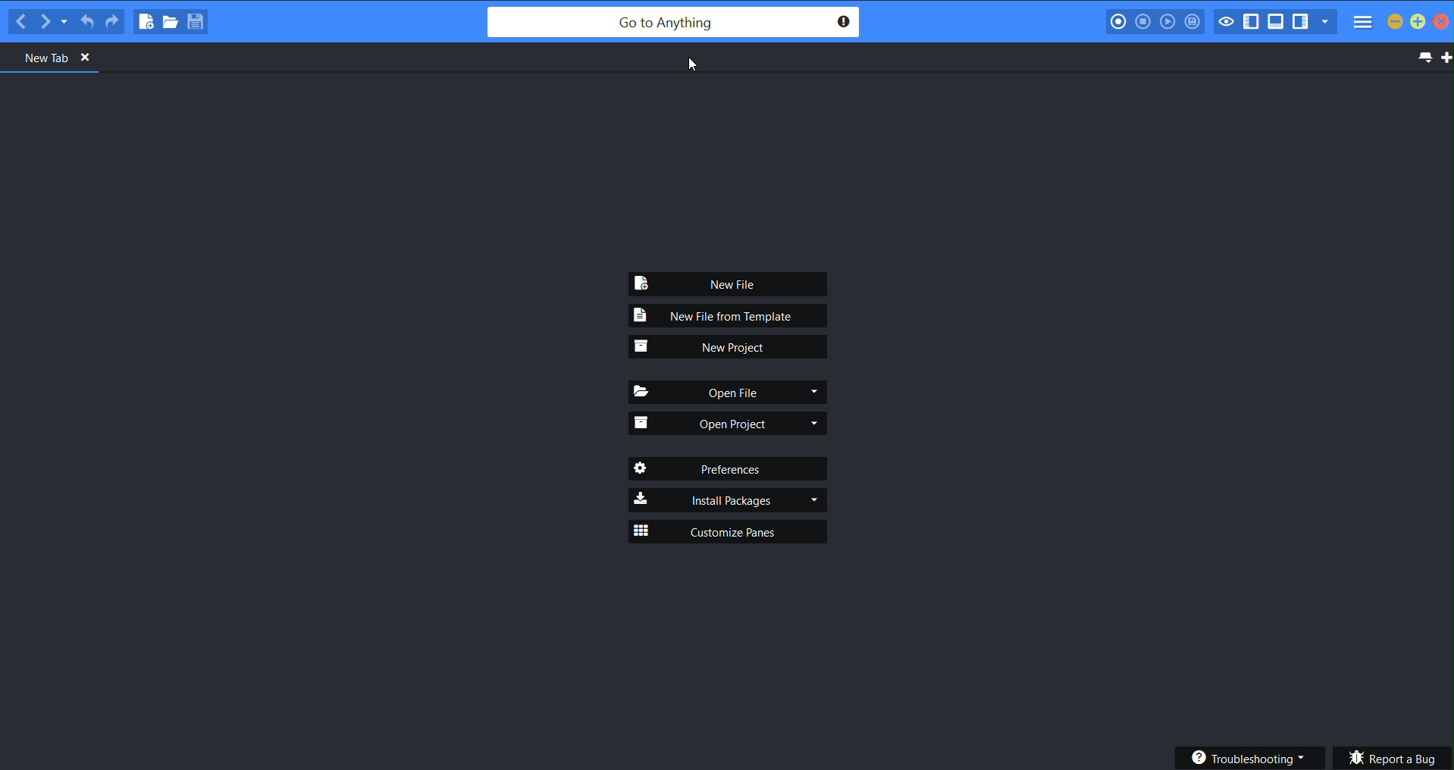  I want to click on undo , so click(88, 19).